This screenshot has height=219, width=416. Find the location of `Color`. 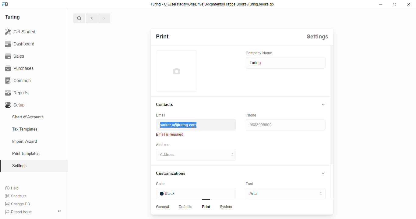

Color is located at coordinates (172, 184).